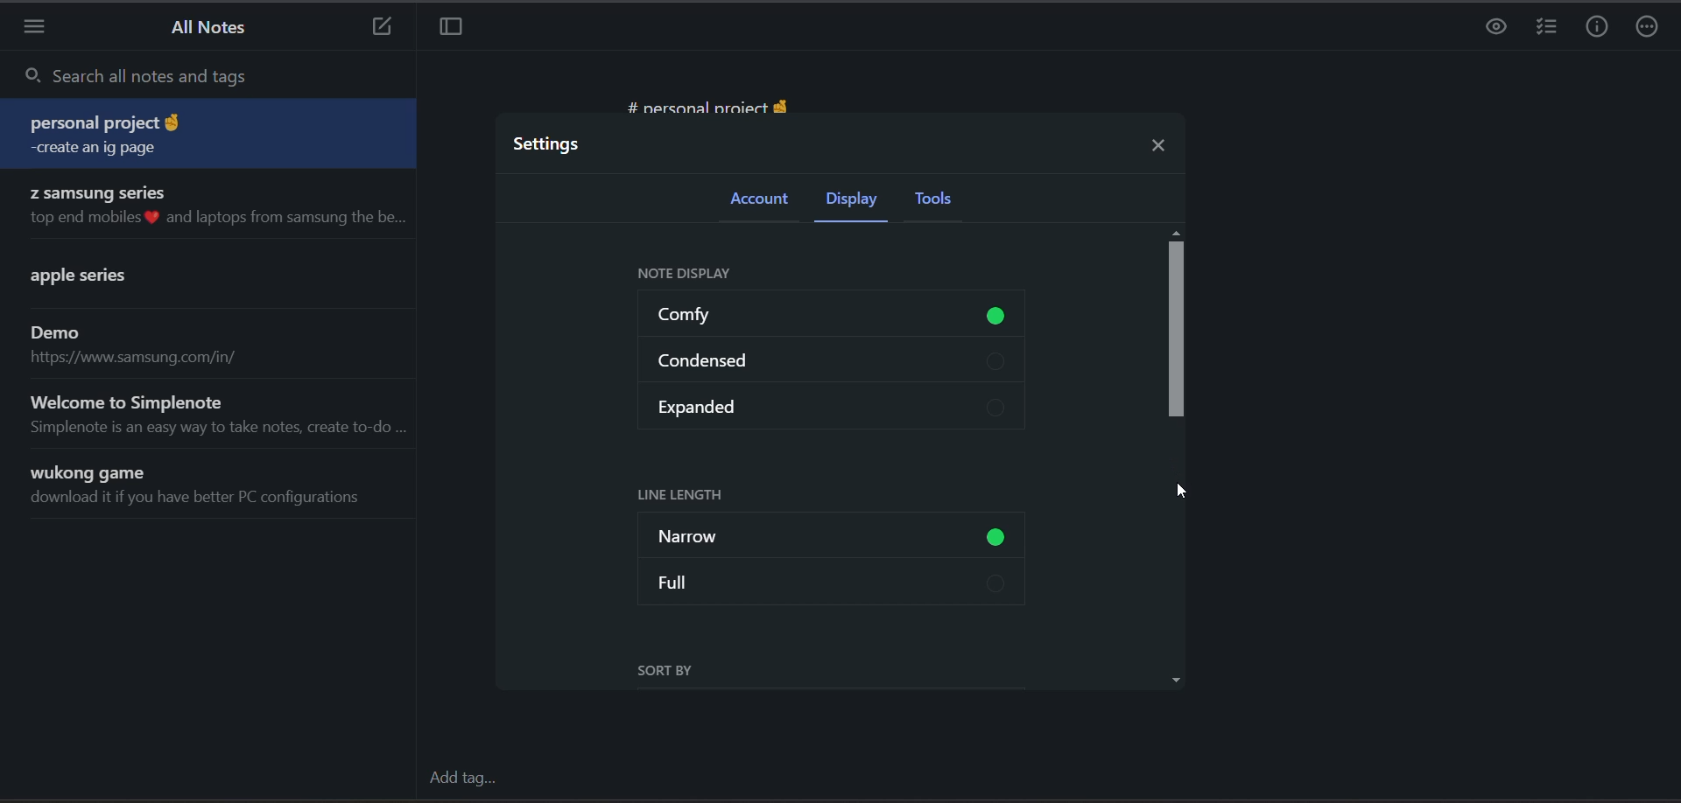 The width and height of the screenshot is (1681, 803). What do you see at coordinates (838, 584) in the screenshot?
I see `full` at bounding box center [838, 584].